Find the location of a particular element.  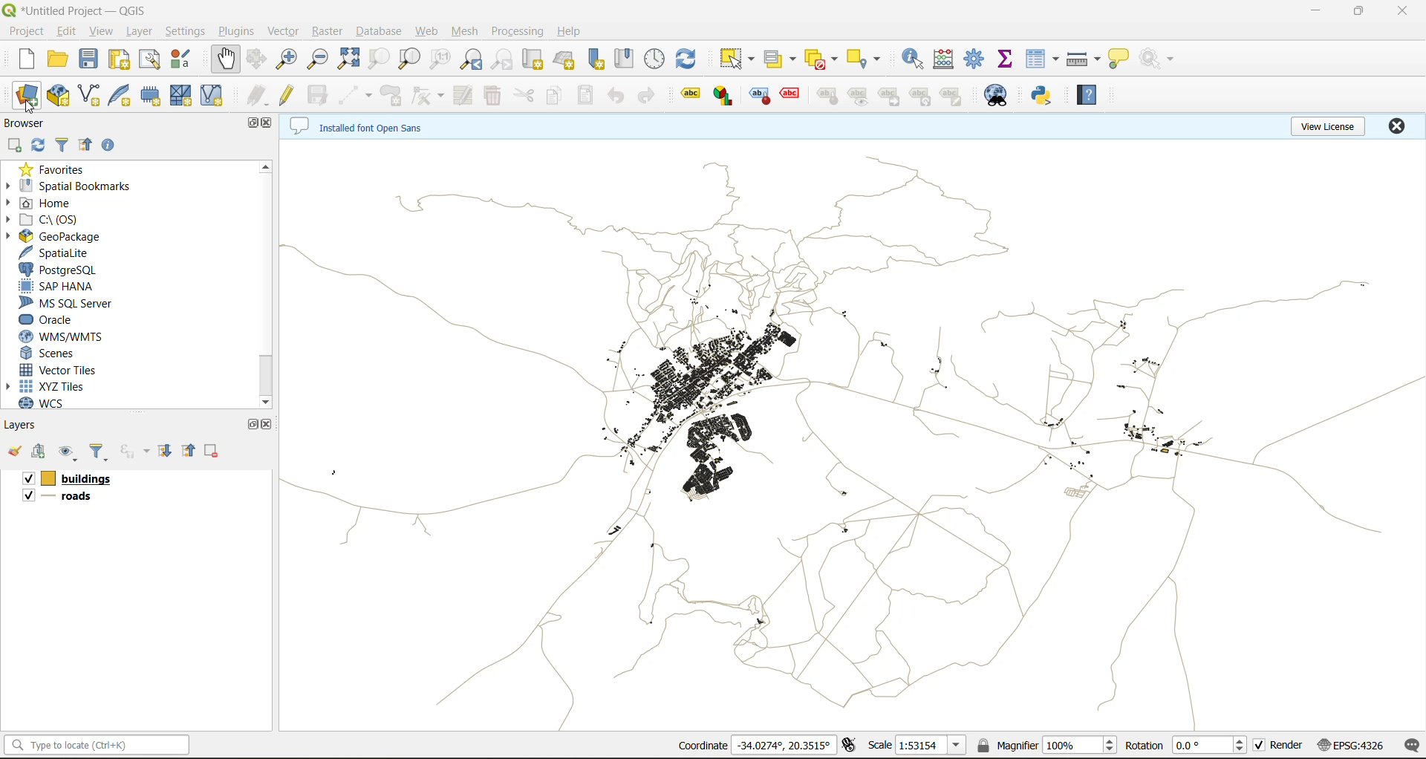

postgresql is located at coordinates (58, 270).